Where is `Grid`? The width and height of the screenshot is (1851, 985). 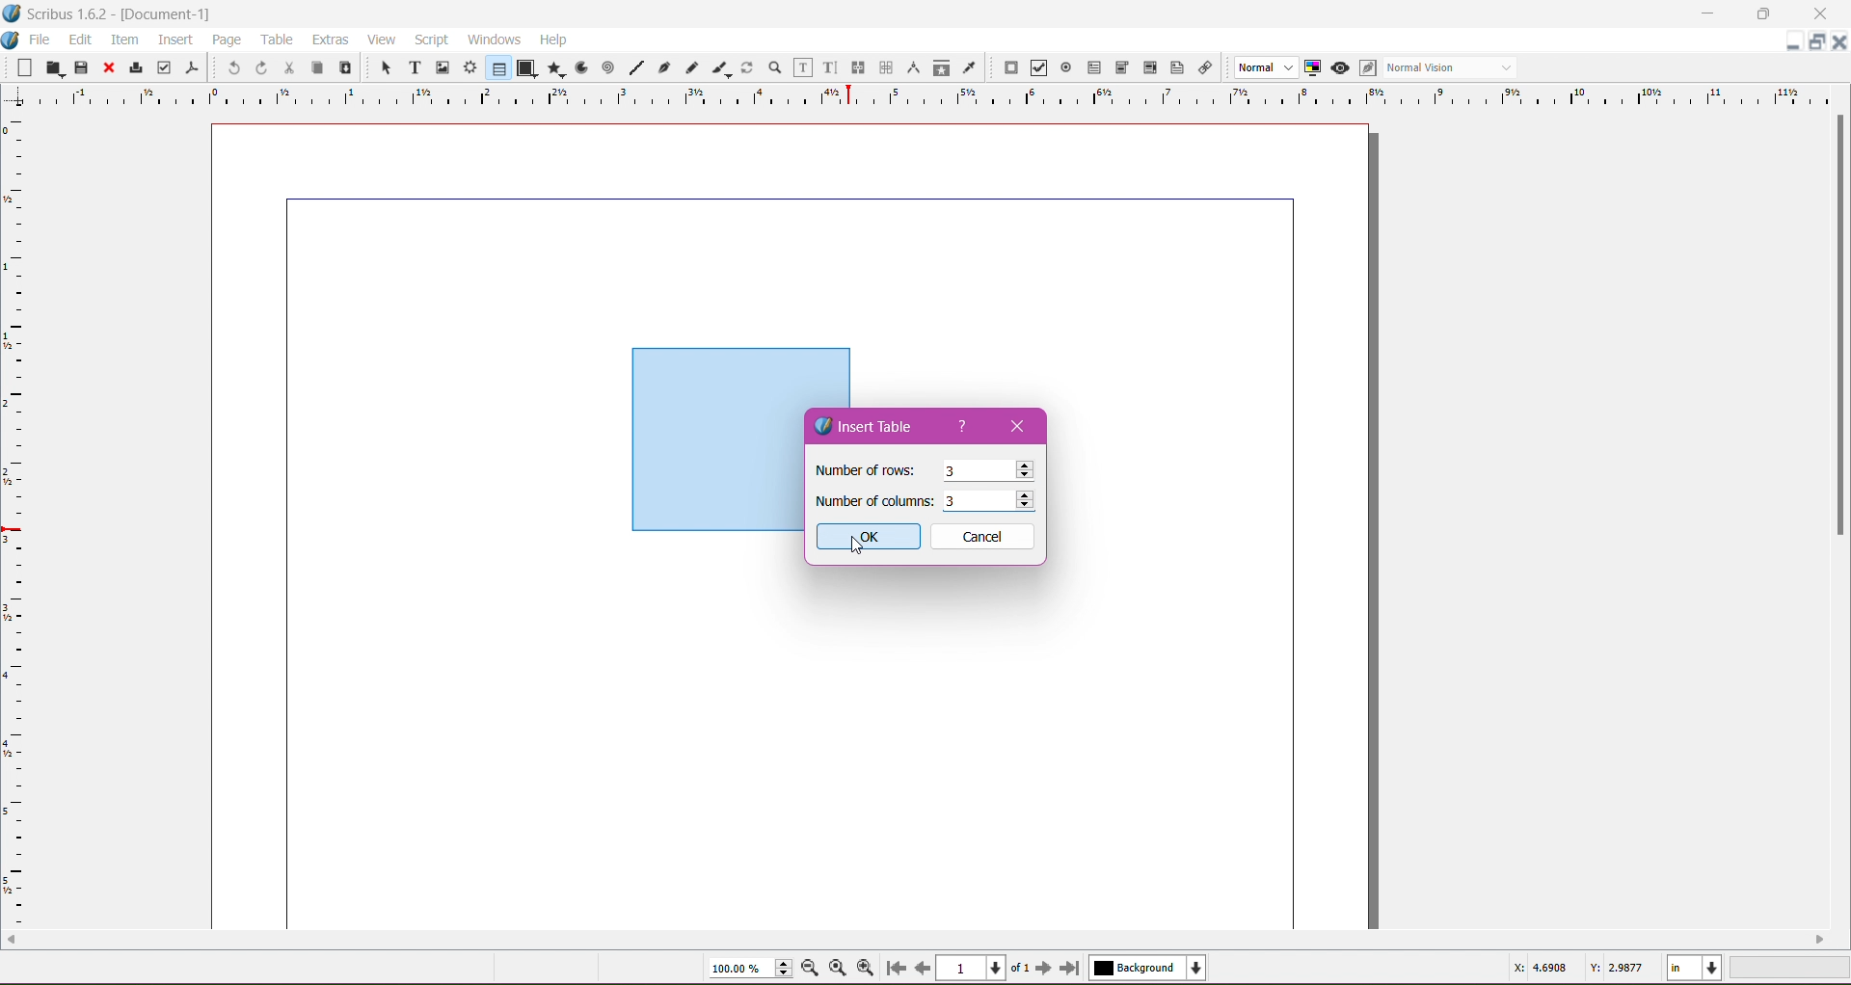 Grid is located at coordinates (24, 521).